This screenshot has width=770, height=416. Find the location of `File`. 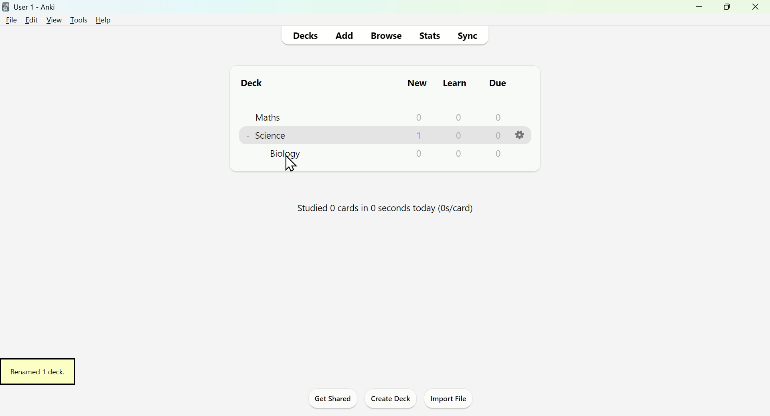

File is located at coordinates (12, 20).